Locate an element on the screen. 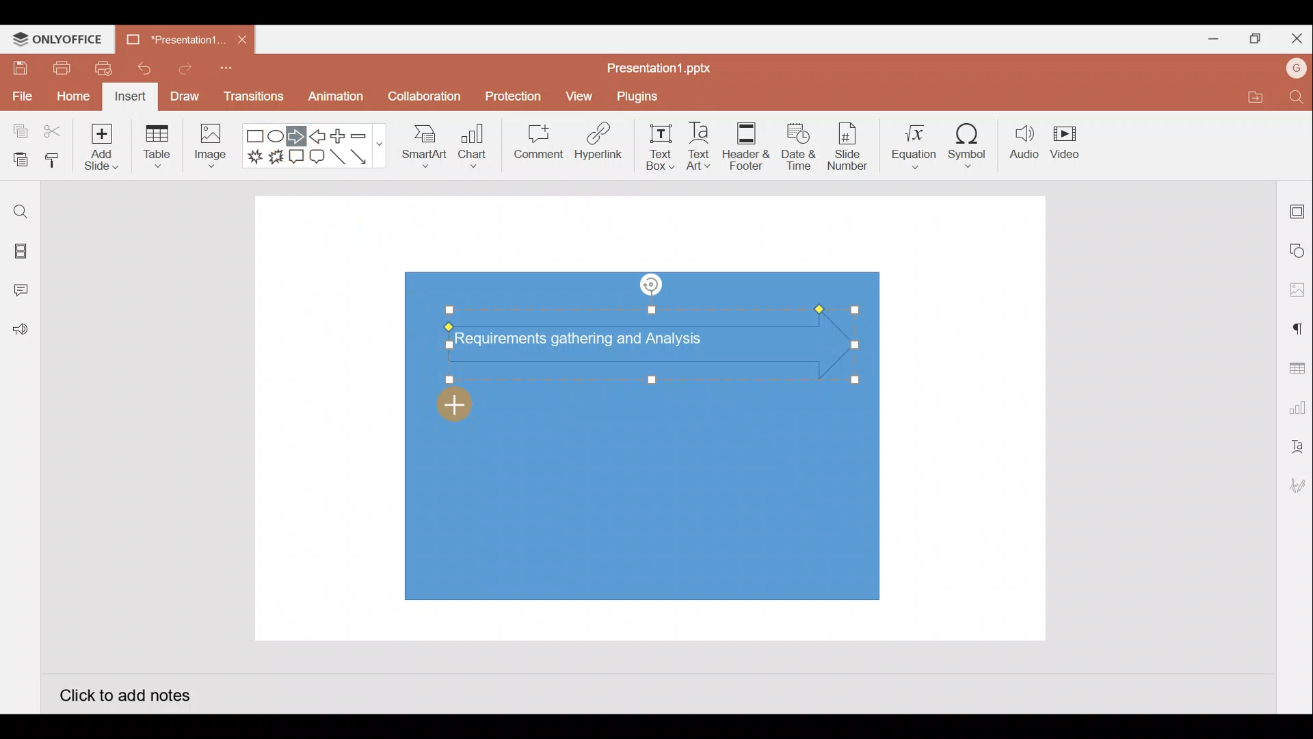 Image resolution: width=1313 pixels, height=739 pixels. Find is located at coordinates (21, 211).